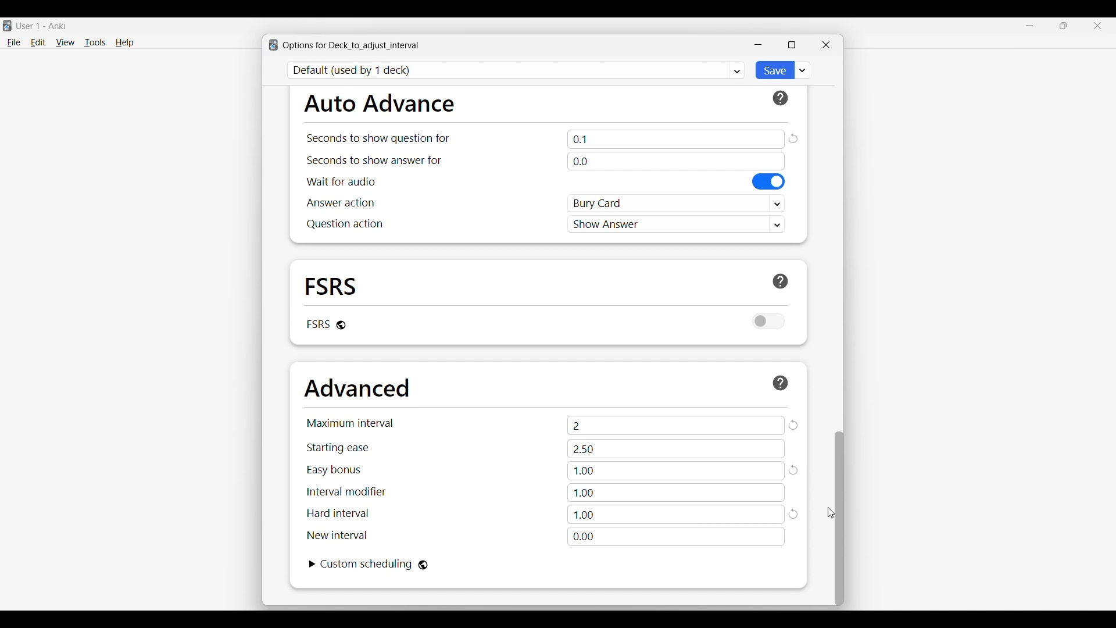 Image resolution: width=1116 pixels, height=628 pixels. Describe the element at coordinates (774, 70) in the screenshot. I see `Click to save` at that location.